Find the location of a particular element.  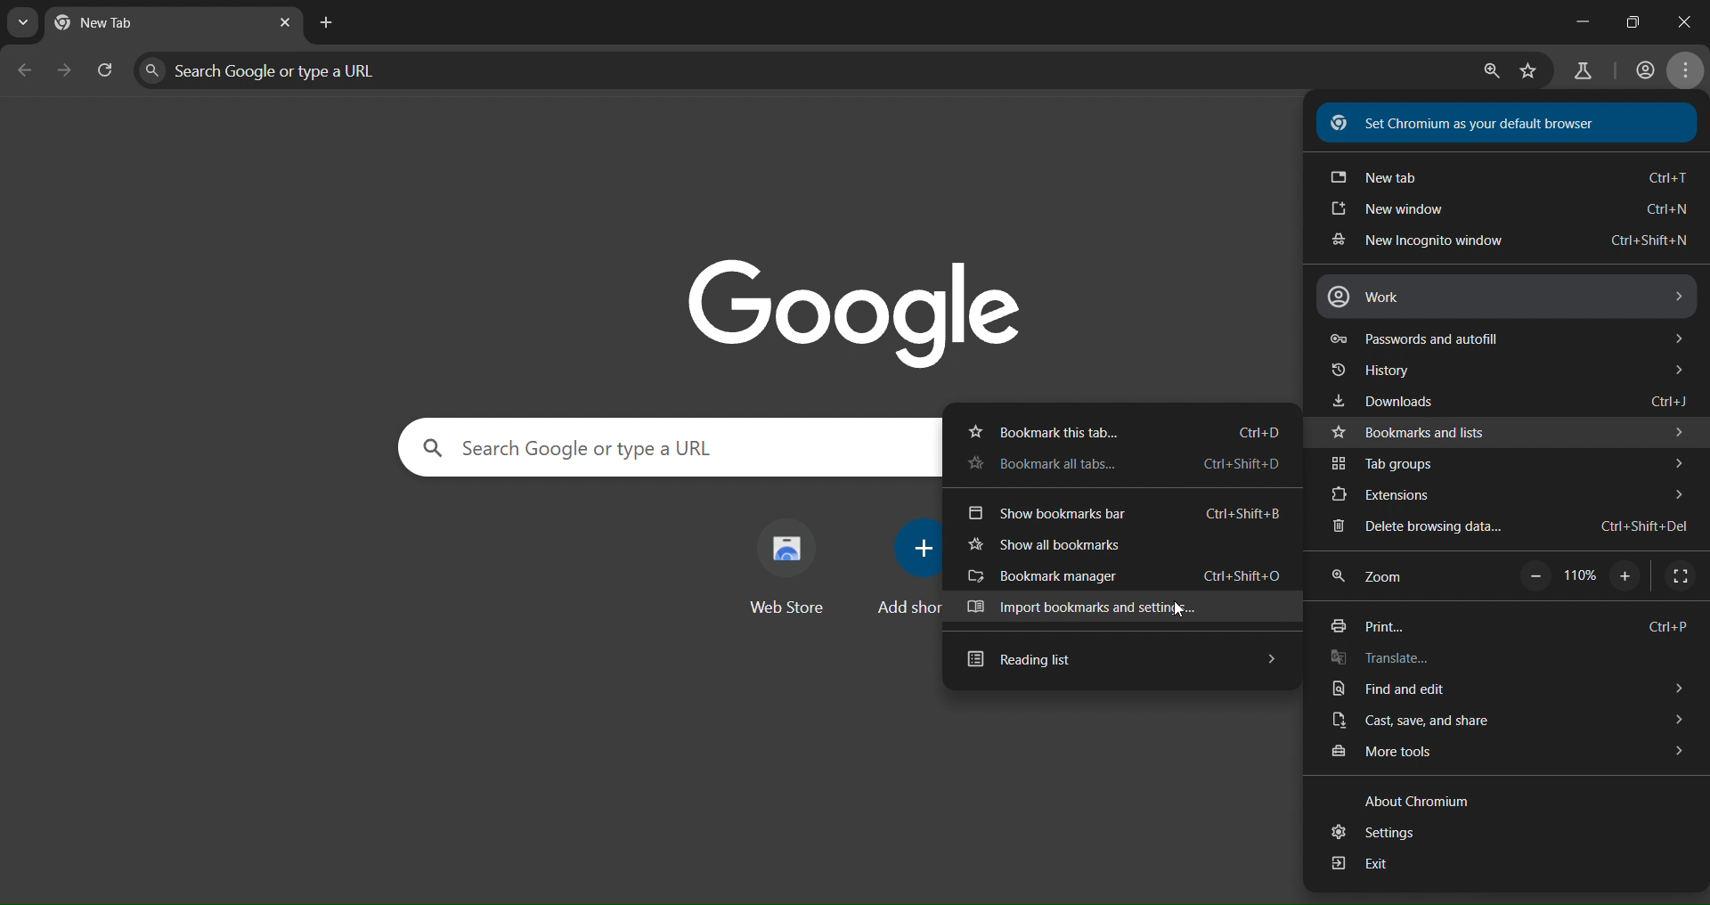

show all bookmarks is located at coordinates (1057, 548).